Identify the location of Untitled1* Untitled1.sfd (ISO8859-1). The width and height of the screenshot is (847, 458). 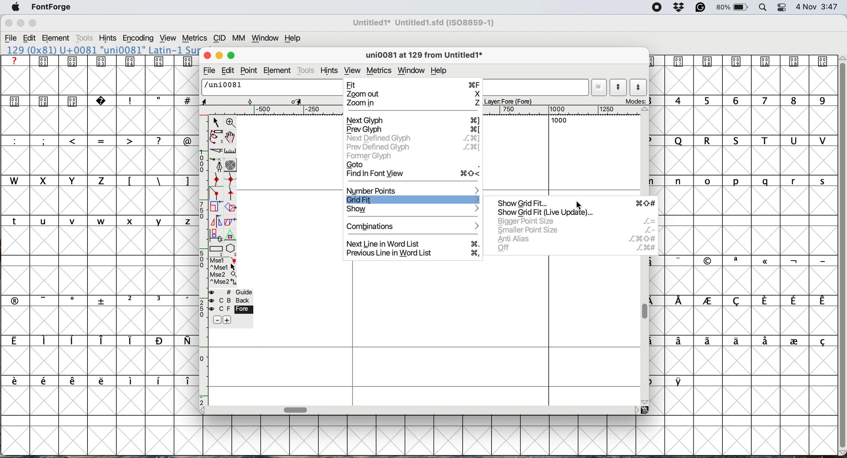
(424, 23).